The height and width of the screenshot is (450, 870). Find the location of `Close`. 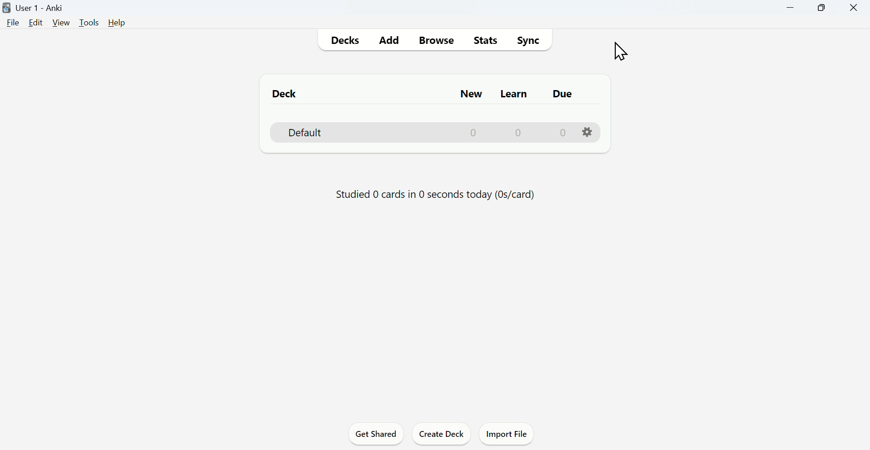

Close is located at coordinates (853, 8).